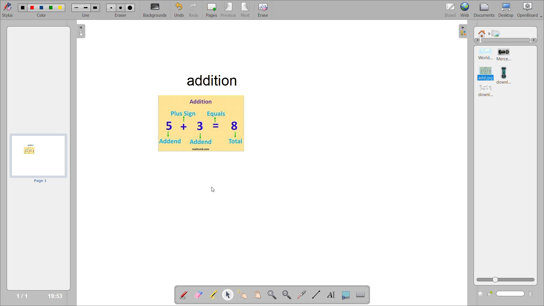  What do you see at coordinates (506, 294) in the screenshot?
I see `search` at bounding box center [506, 294].